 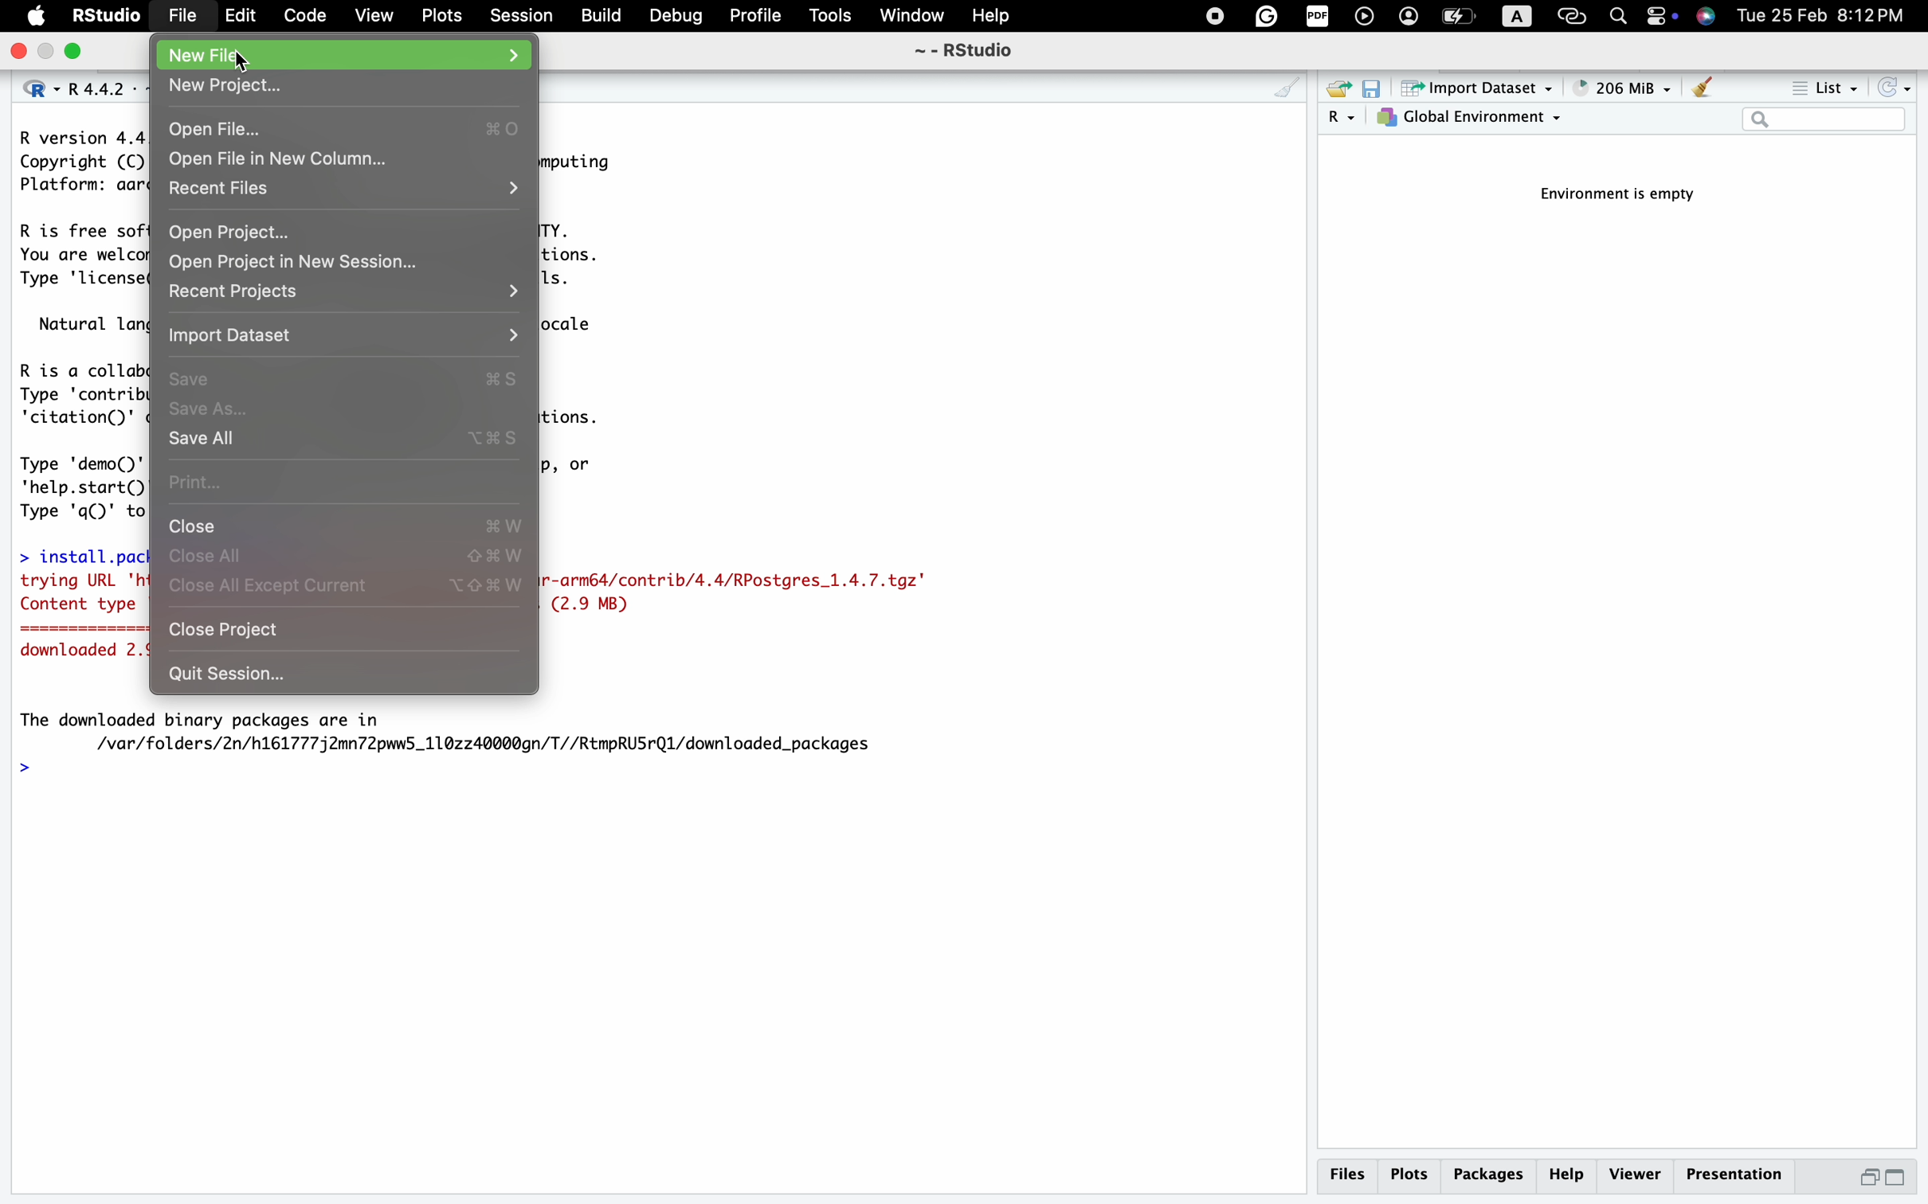 I want to click on maximize, so click(x=1906, y=1179).